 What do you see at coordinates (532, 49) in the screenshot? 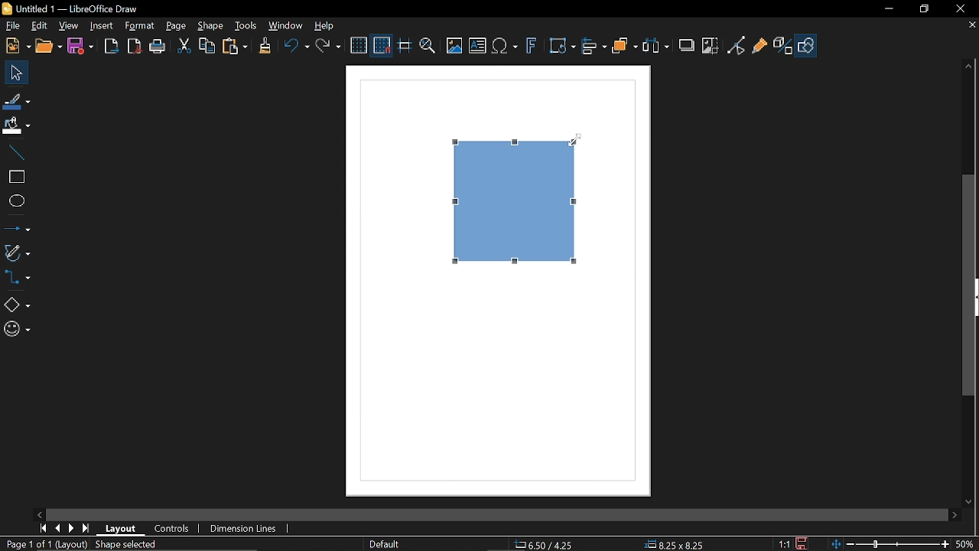
I see `Insert fontwork text` at bounding box center [532, 49].